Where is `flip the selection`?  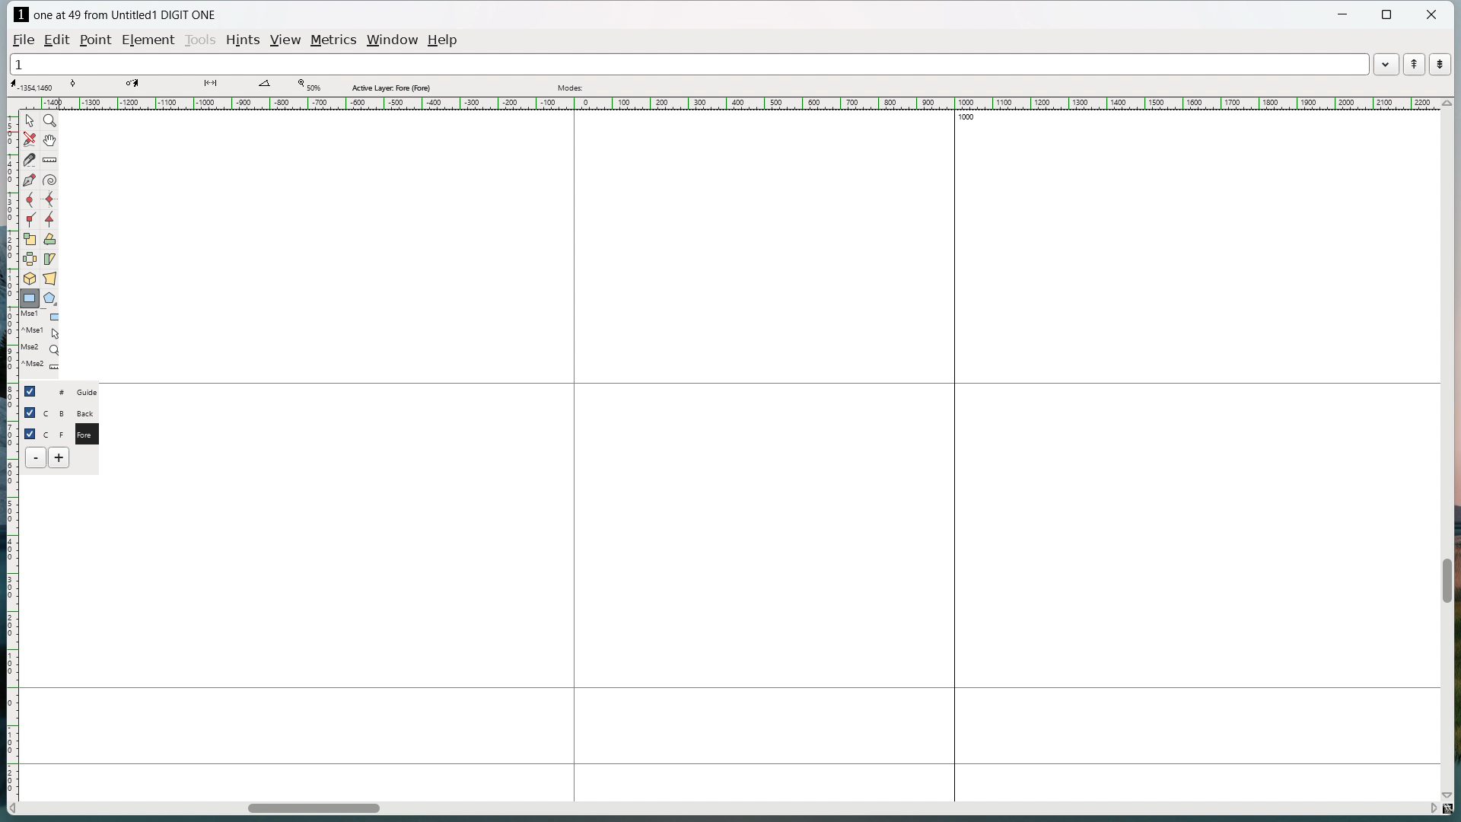 flip the selection is located at coordinates (30, 259).